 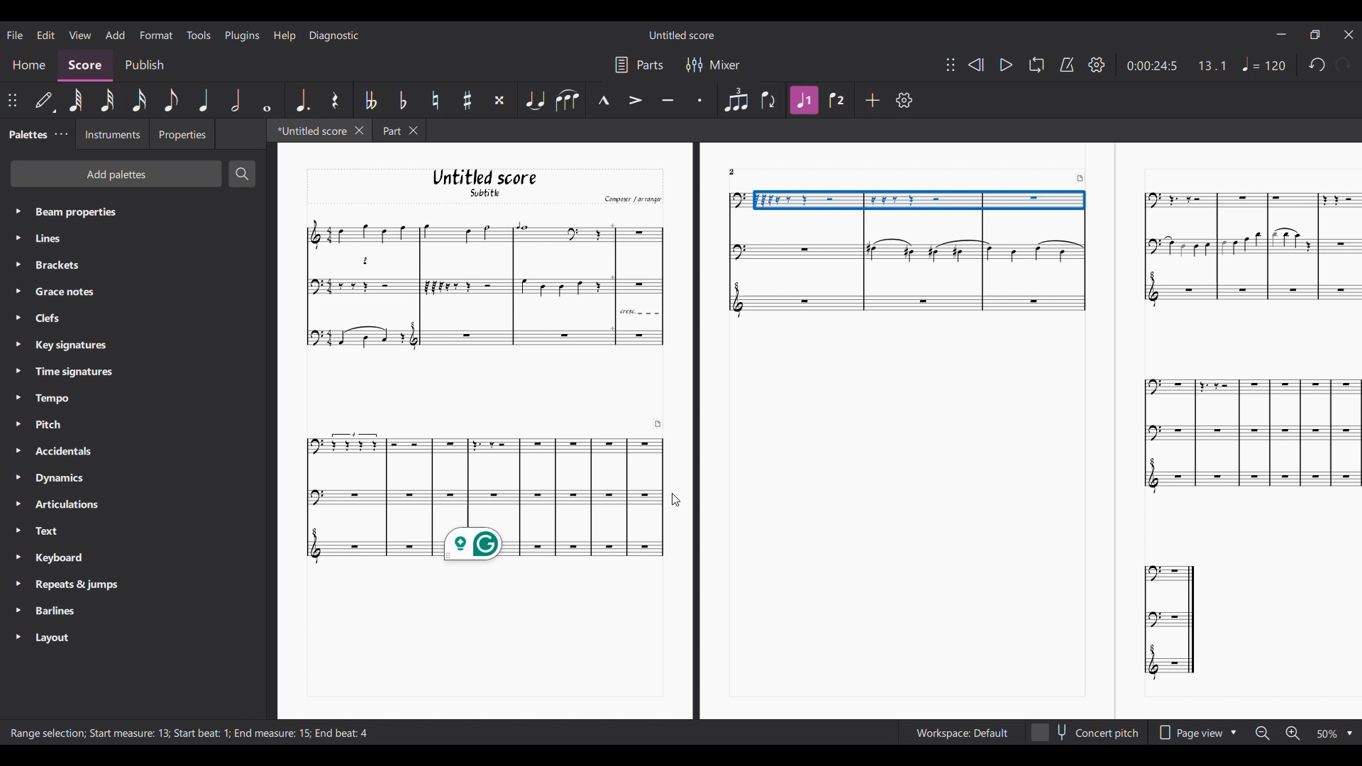 What do you see at coordinates (114, 34) in the screenshot?
I see `Add menu` at bounding box center [114, 34].